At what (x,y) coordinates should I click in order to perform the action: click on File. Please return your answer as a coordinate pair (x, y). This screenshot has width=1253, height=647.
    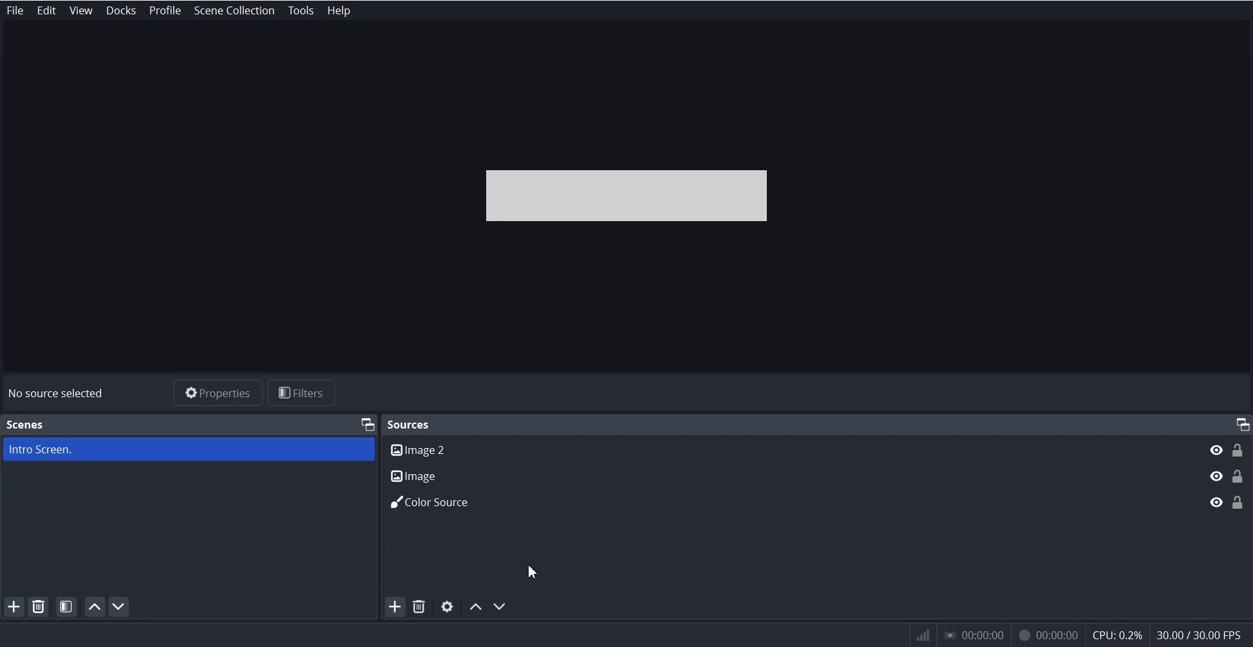
    Looking at the image, I should click on (16, 10).